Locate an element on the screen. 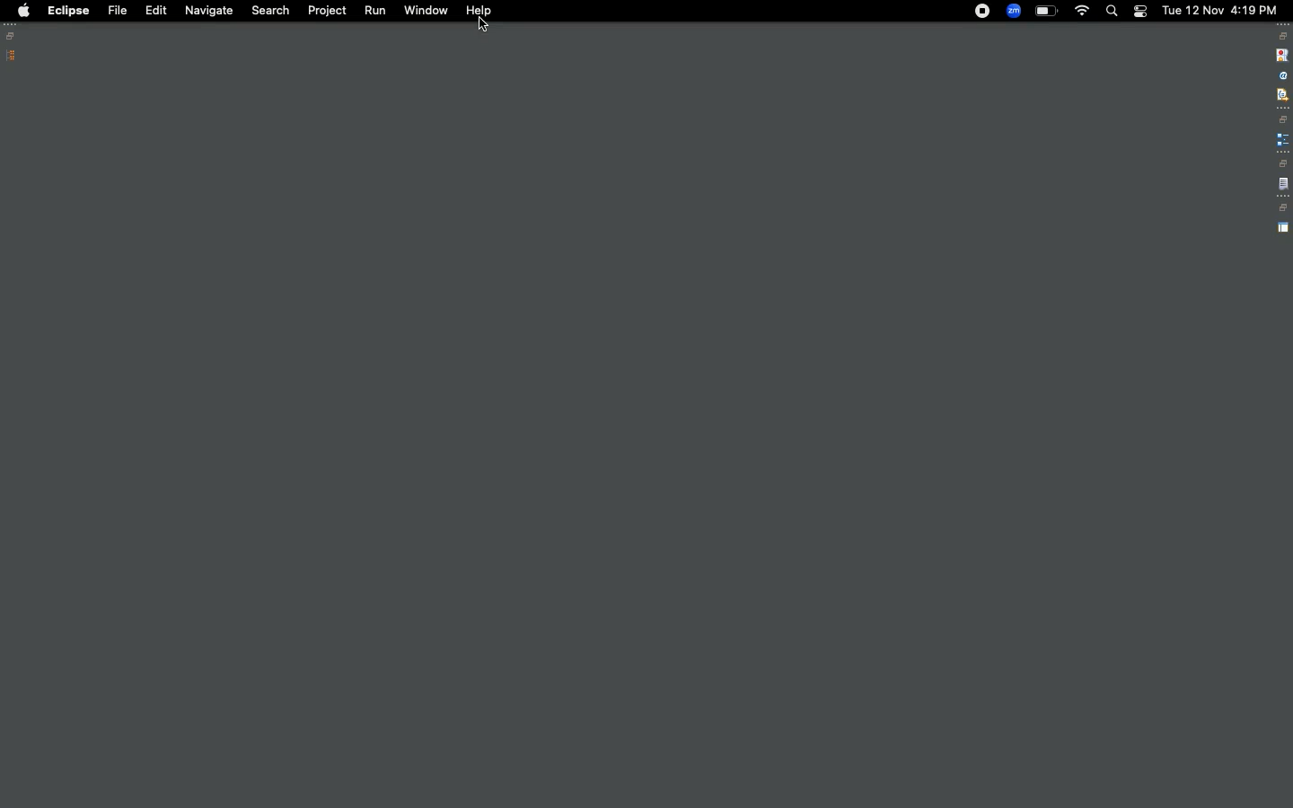 The height and width of the screenshot is (808, 1293). perspective is located at coordinates (1283, 228).